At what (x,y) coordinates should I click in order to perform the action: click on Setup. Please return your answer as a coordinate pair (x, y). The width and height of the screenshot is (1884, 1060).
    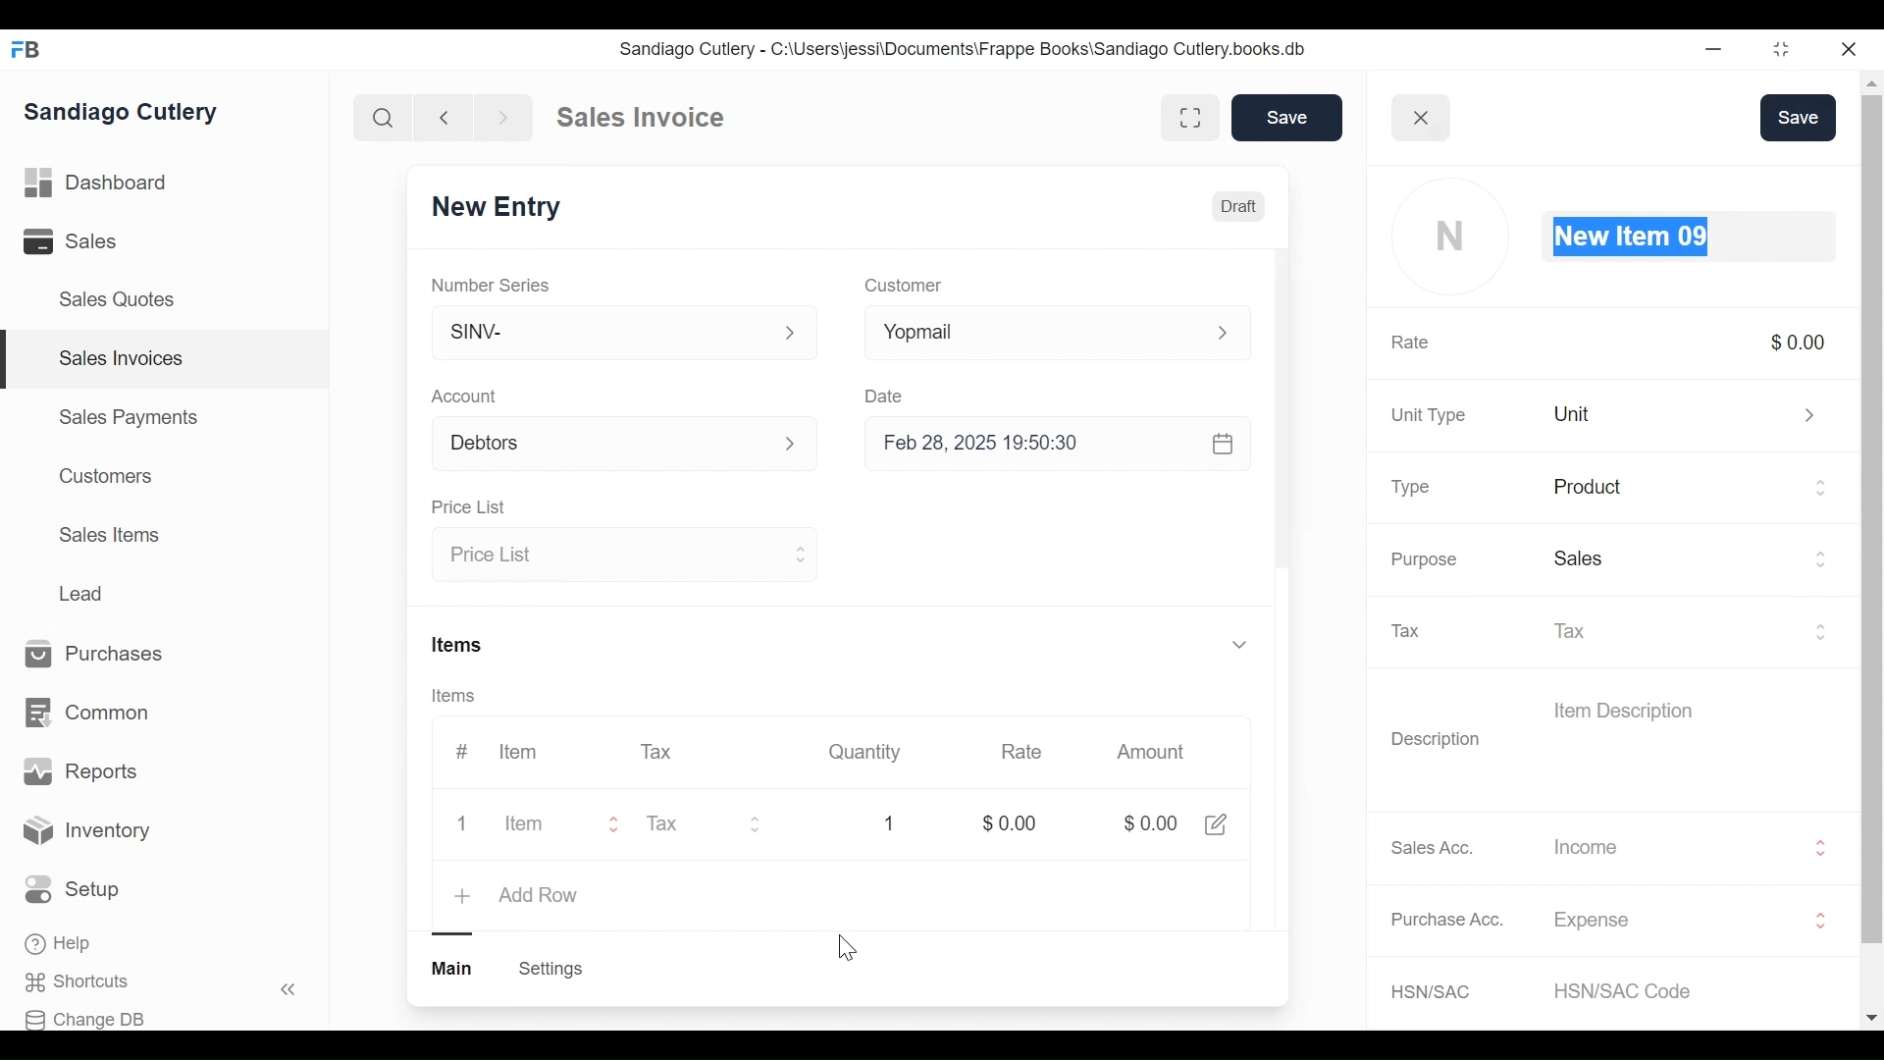
    Looking at the image, I should click on (73, 889).